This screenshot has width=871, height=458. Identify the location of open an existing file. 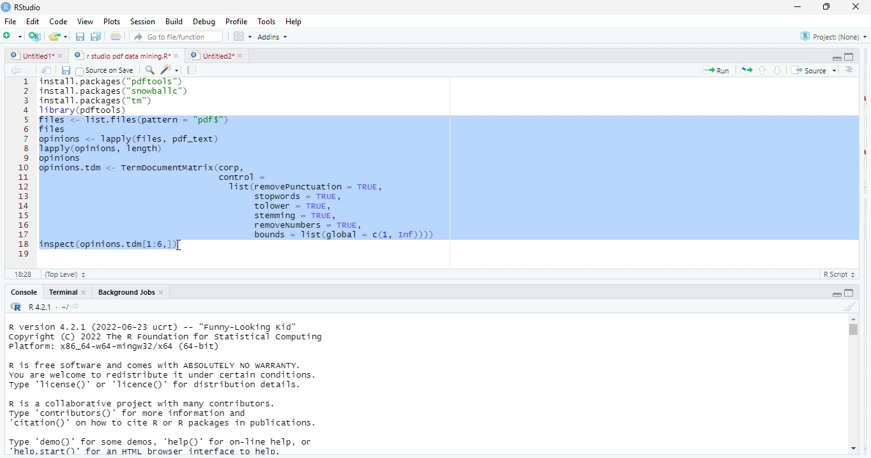
(59, 38).